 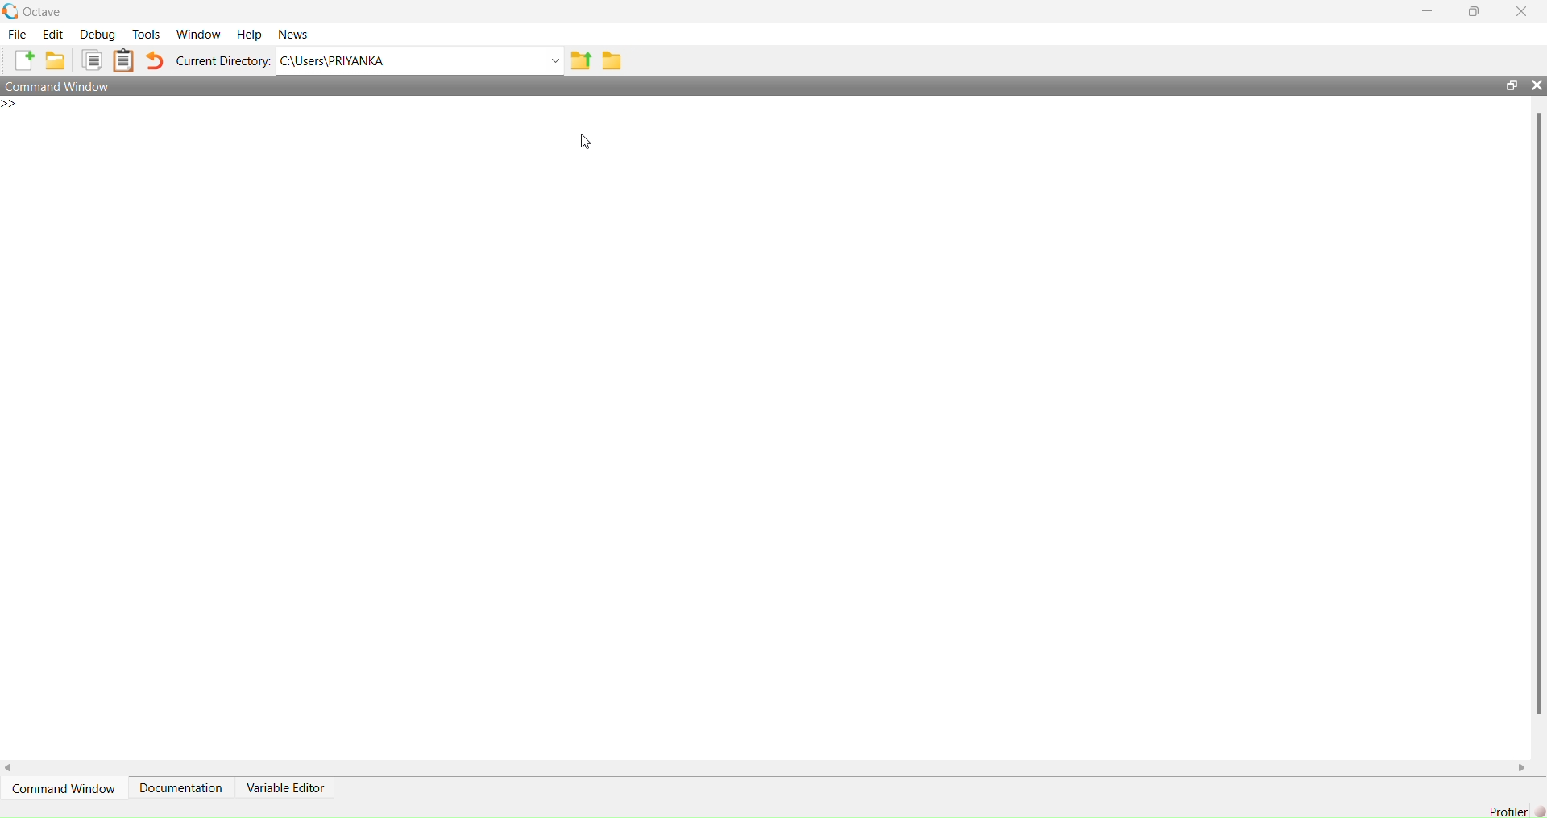 What do you see at coordinates (24, 104) in the screenshot?
I see `Typing indicator` at bounding box center [24, 104].